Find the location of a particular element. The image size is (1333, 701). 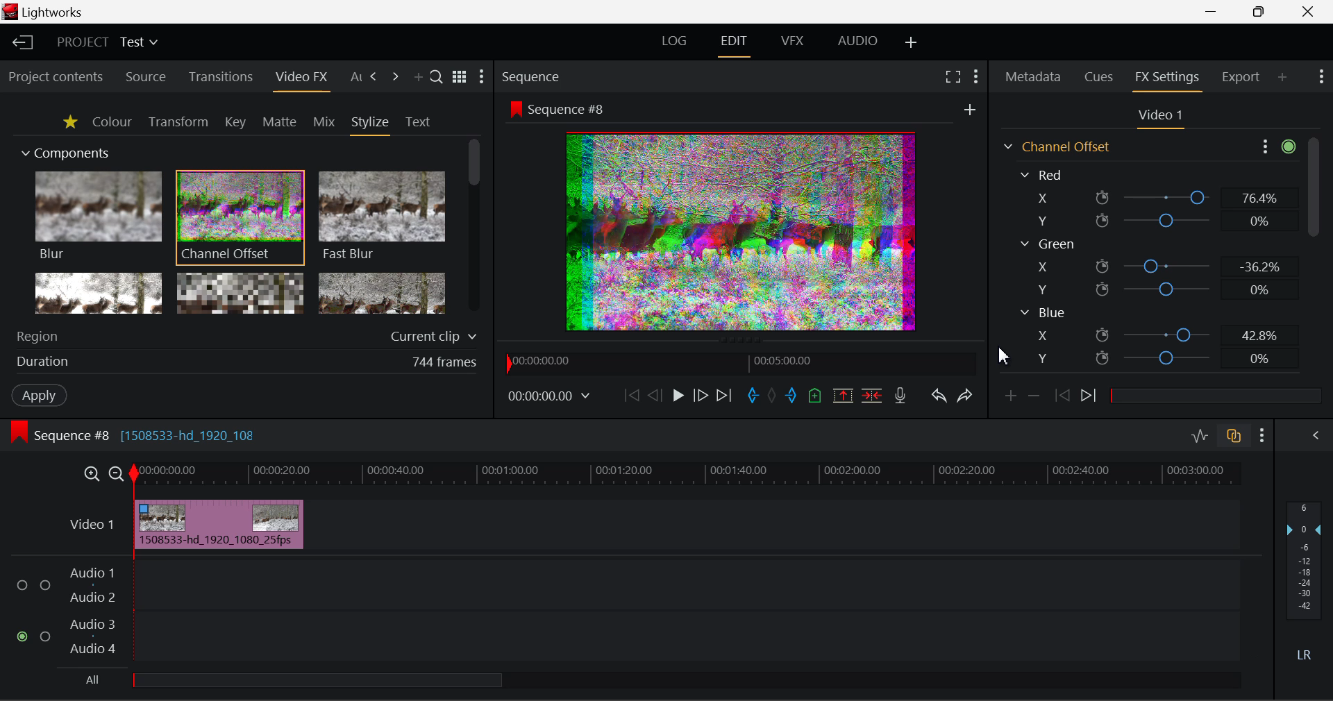

Preview Altered is located at coordinates (741, 229).